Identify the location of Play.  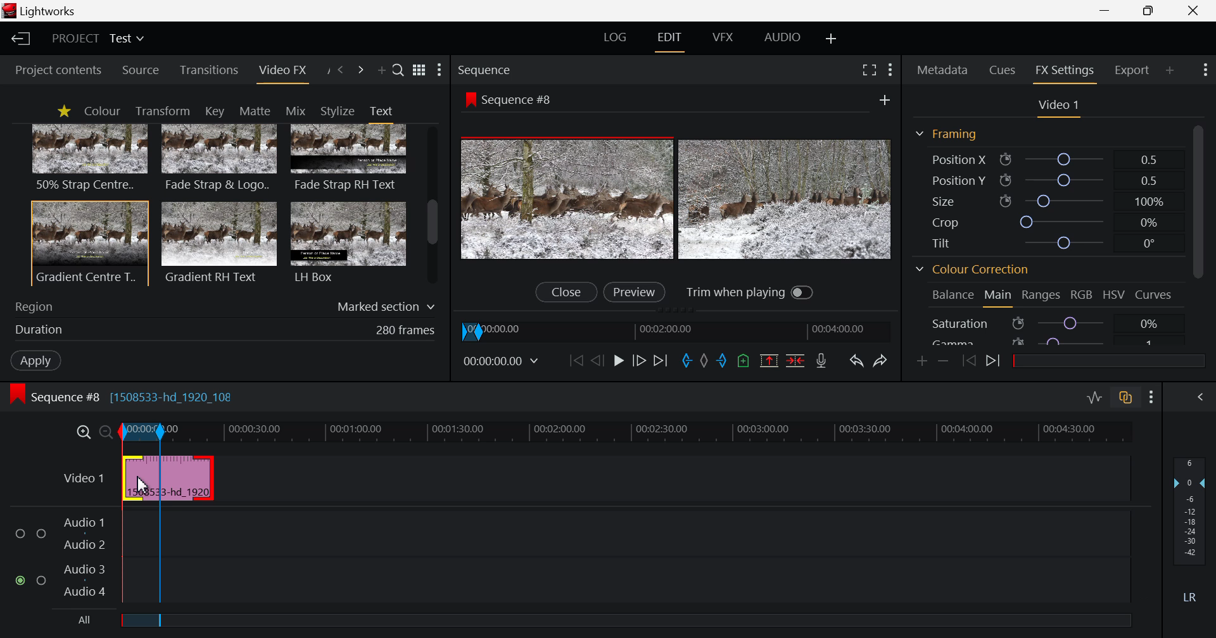
(618, 361).